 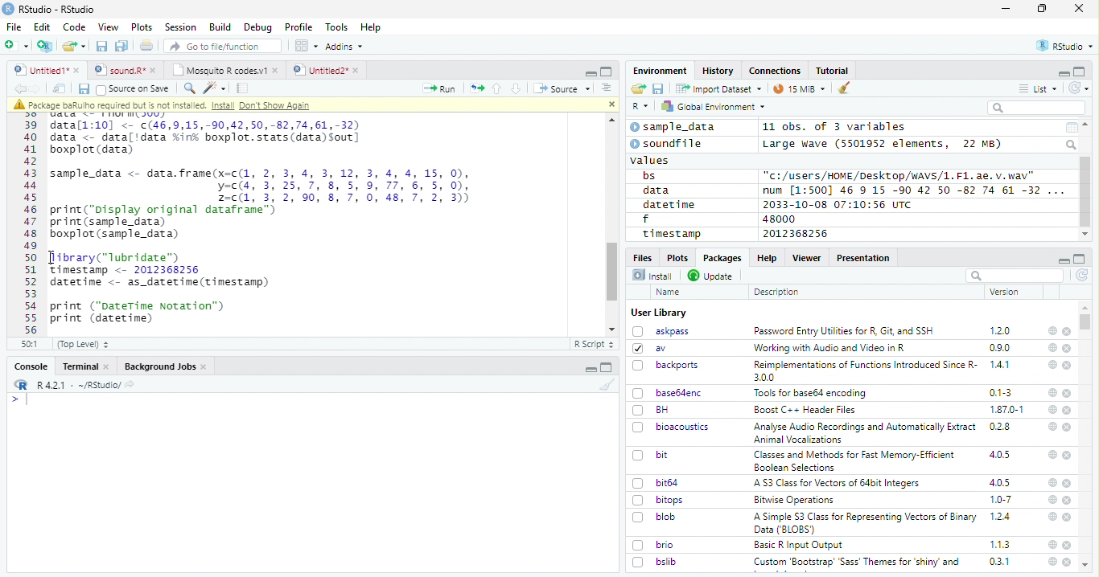 I want to click on f, so click(x=646, y=219).